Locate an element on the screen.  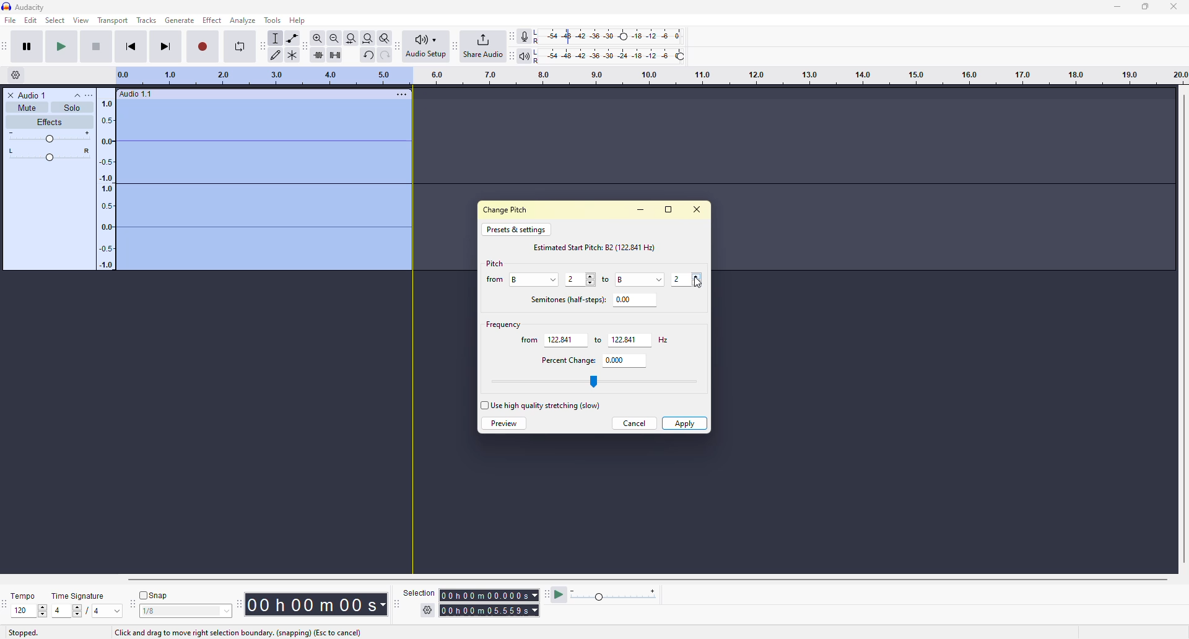
zoom out is located at coordinates (334, 38).